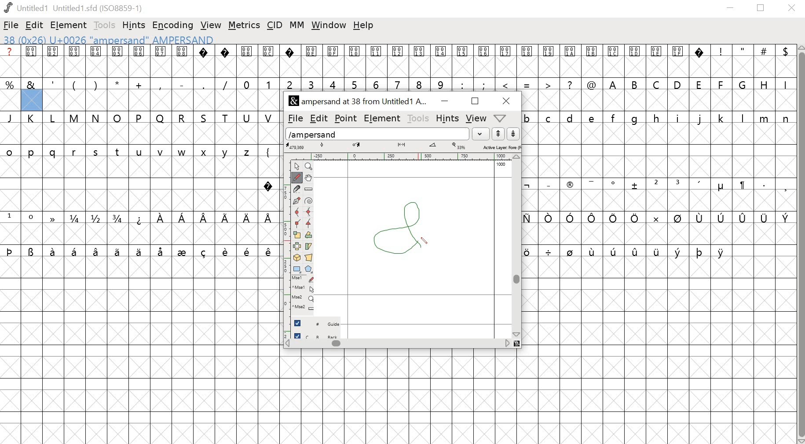  Describe the element at coordinates (400, 61) in the screenshot. I see `0012` at that location.